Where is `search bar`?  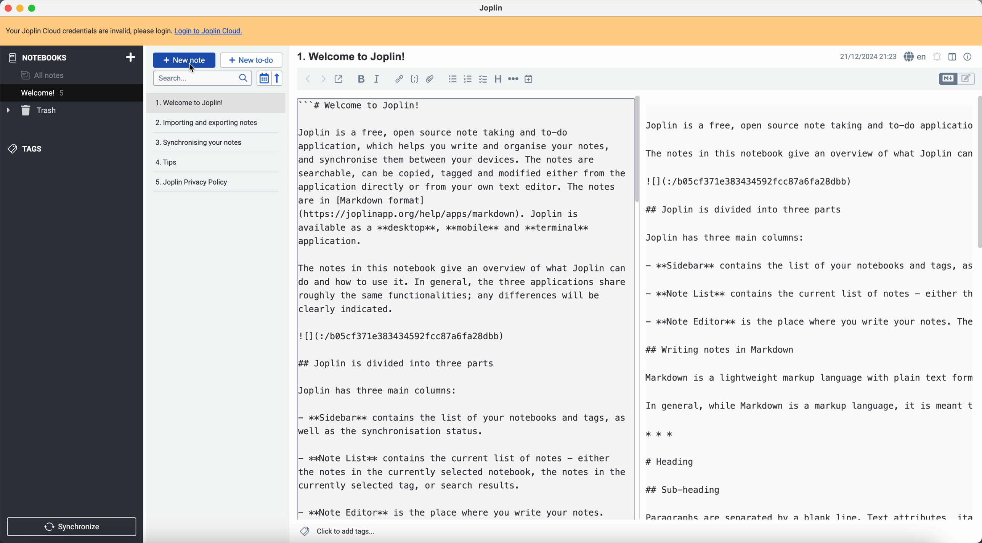
search bar is located at coordinates (201, 79).